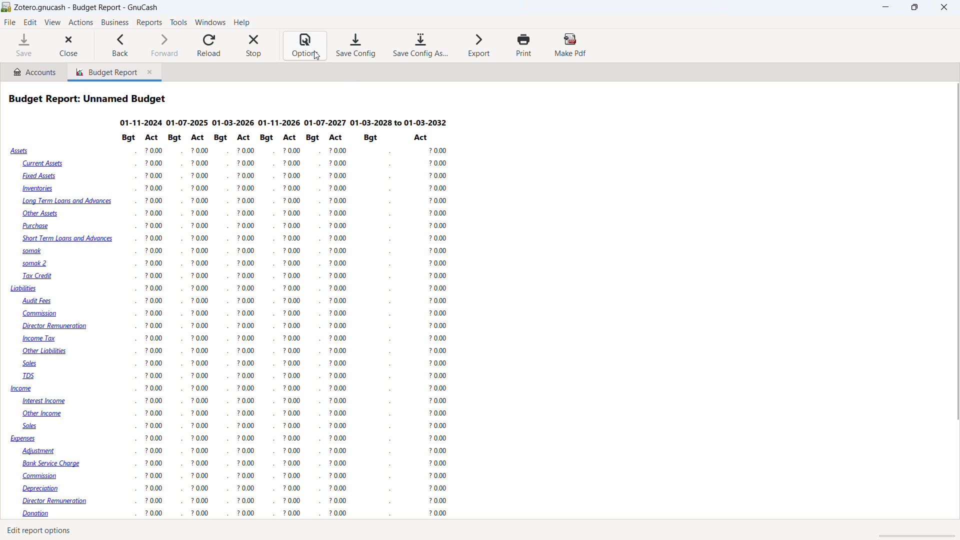  Describe the element at coordinates (103, 72) in the screenshot. I see `budget report tab` at that location.